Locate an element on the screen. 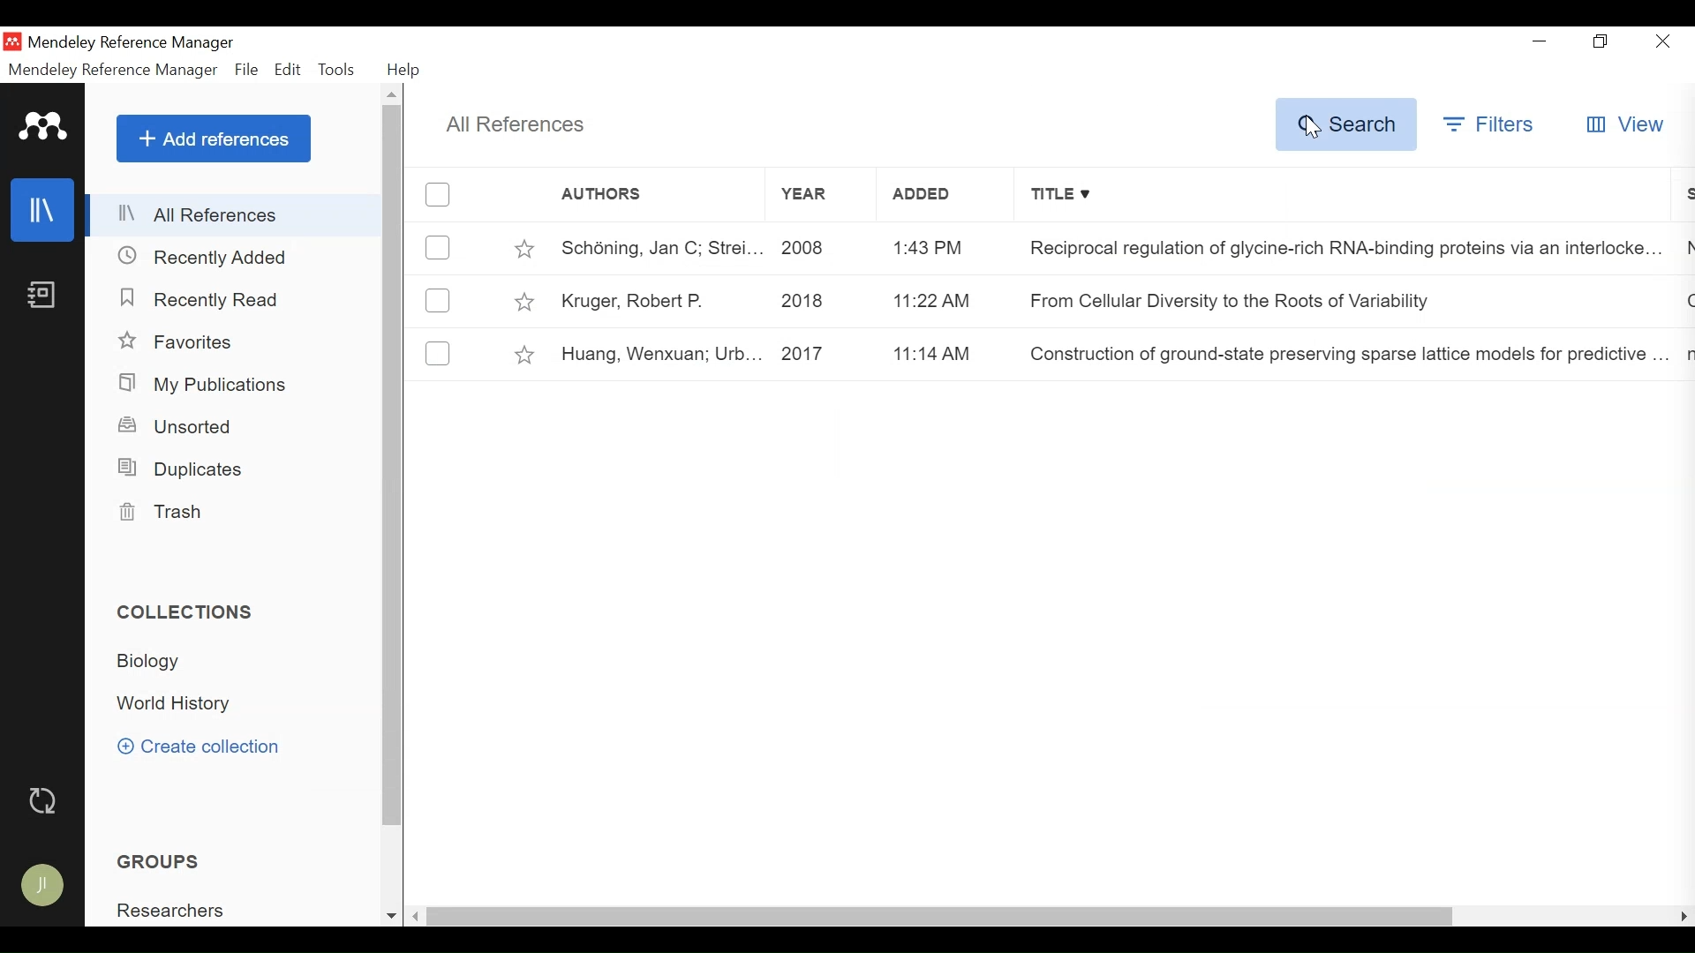  Edit is located at coordinates (289, 71).